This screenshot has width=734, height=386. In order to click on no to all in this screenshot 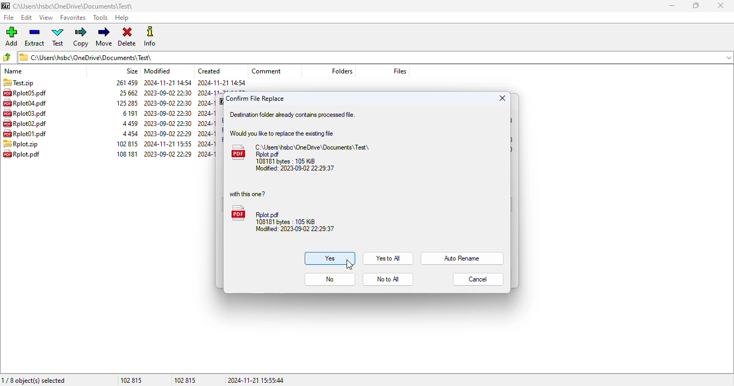, I will do `click(387, 280)`.